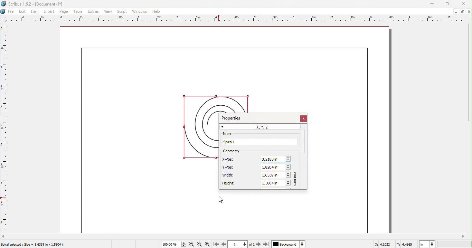  Describe the element at coordinates (109, 11) in the screenshot. I see `View` at that location.